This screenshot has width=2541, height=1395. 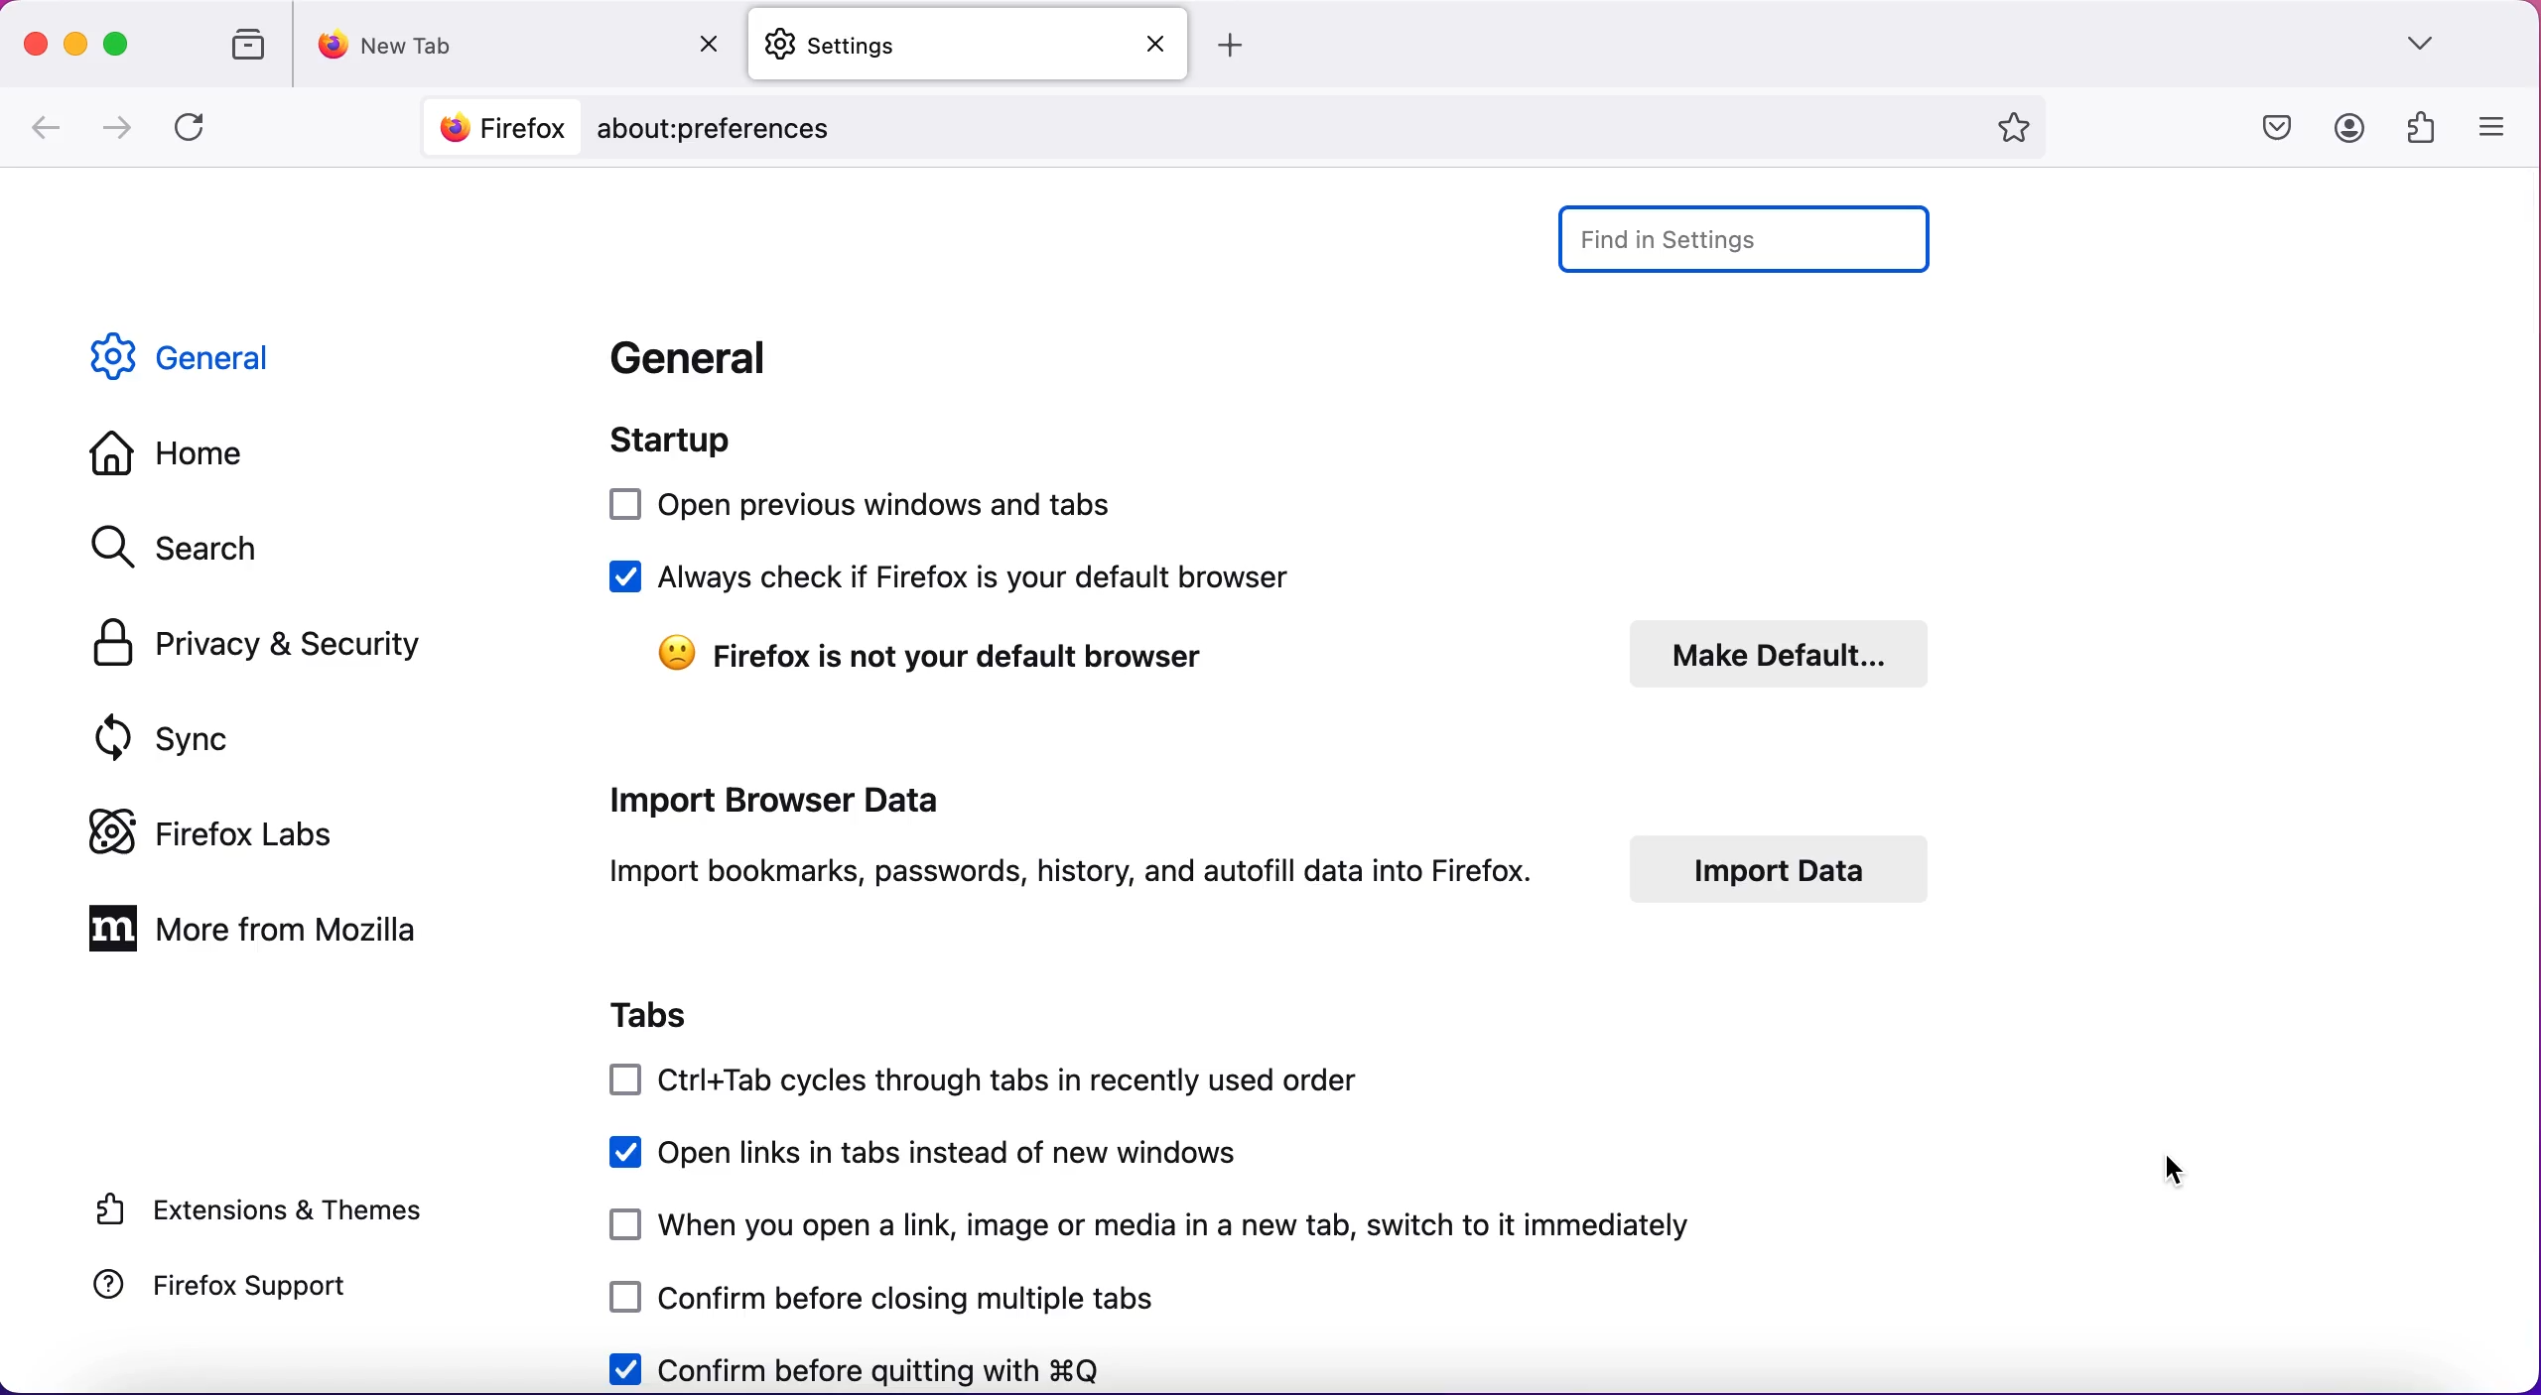 I want to click on open previous windows and tabs, so click(x=869, y=508).